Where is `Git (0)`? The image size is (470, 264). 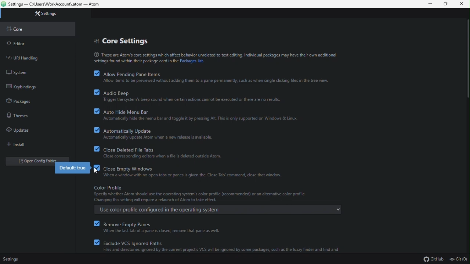 Git (0) is located at coordinates (458, 259).